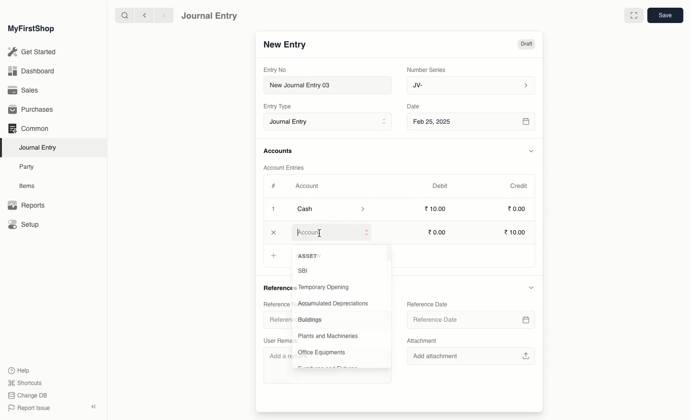  Describe the element at coordinates (518, 185) in the screenshot. I see `Credit` at that location.